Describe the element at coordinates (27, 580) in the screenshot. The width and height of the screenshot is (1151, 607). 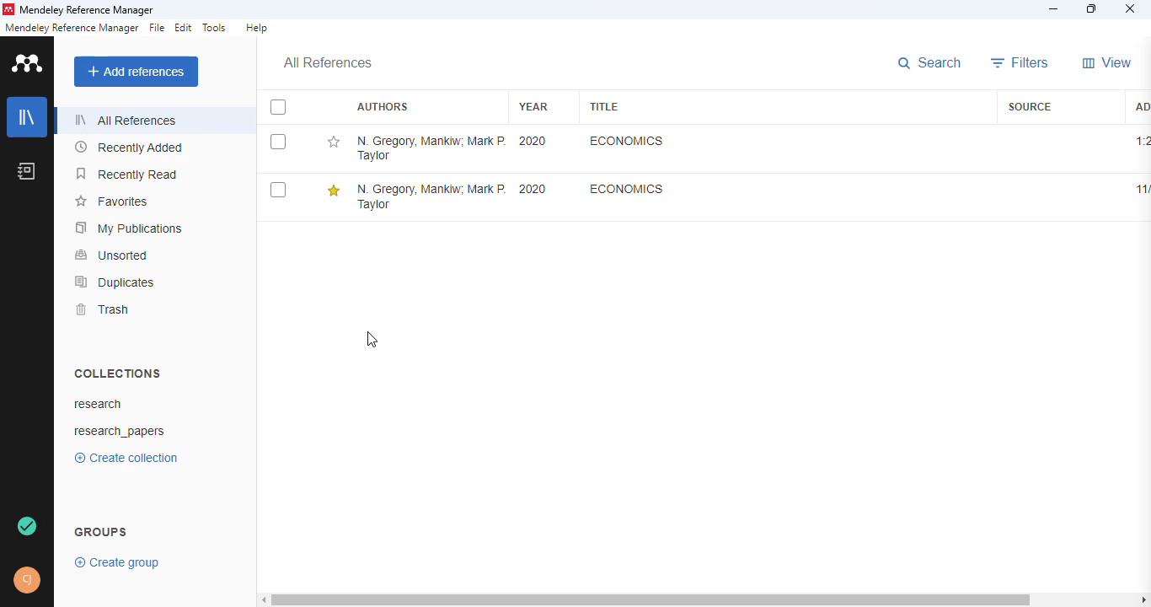
I see `profile` at that location.